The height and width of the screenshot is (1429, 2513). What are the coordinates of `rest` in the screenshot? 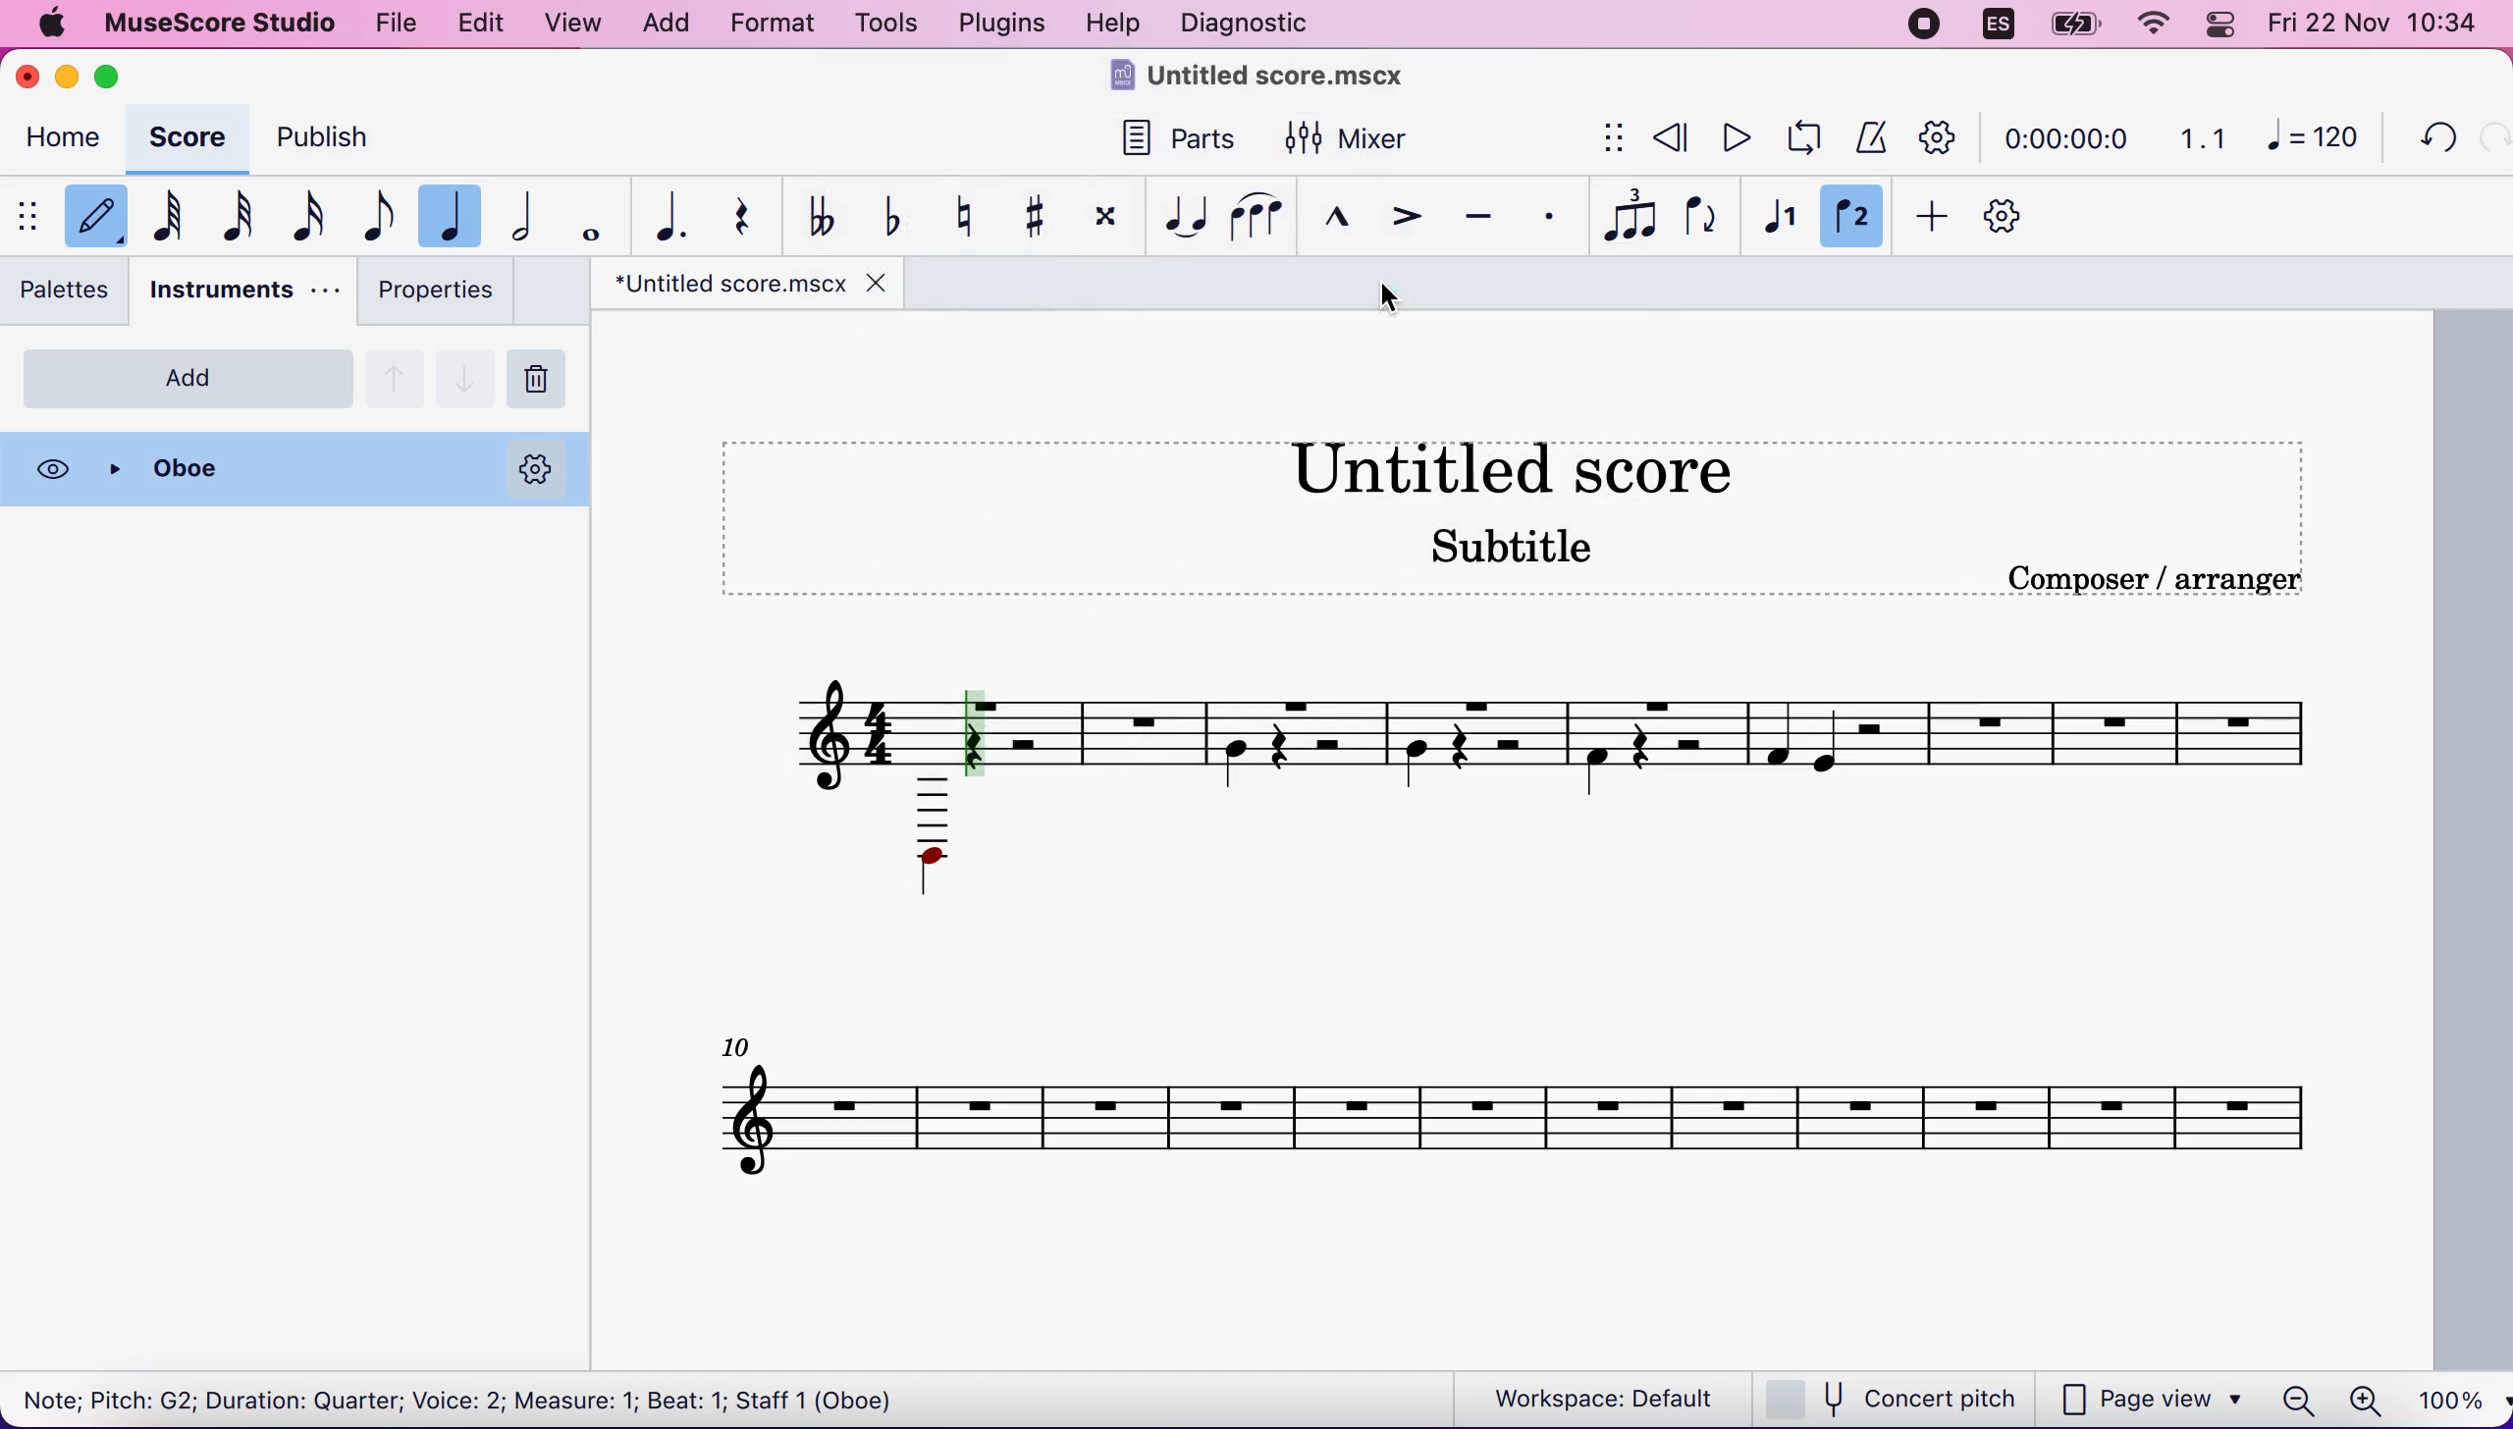 It's located at (756, 221).